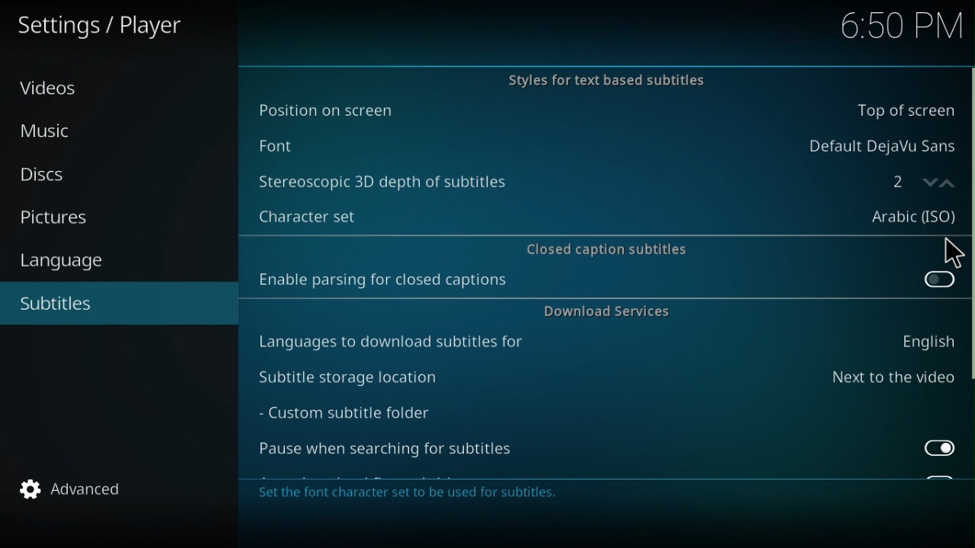 Image resolution: width=975 pixels, height=548 pixels. Describe the element at coordinates (60, 131) in the screenshot. I see `Music` at that location.